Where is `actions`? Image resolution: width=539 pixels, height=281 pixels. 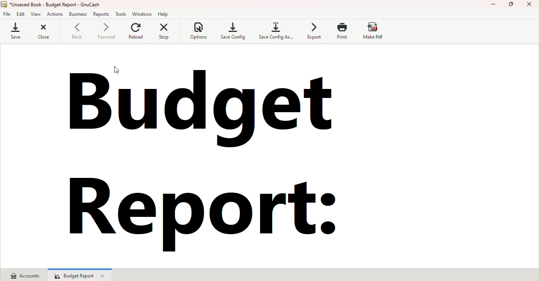 actions is located at coordinates (57, 15).